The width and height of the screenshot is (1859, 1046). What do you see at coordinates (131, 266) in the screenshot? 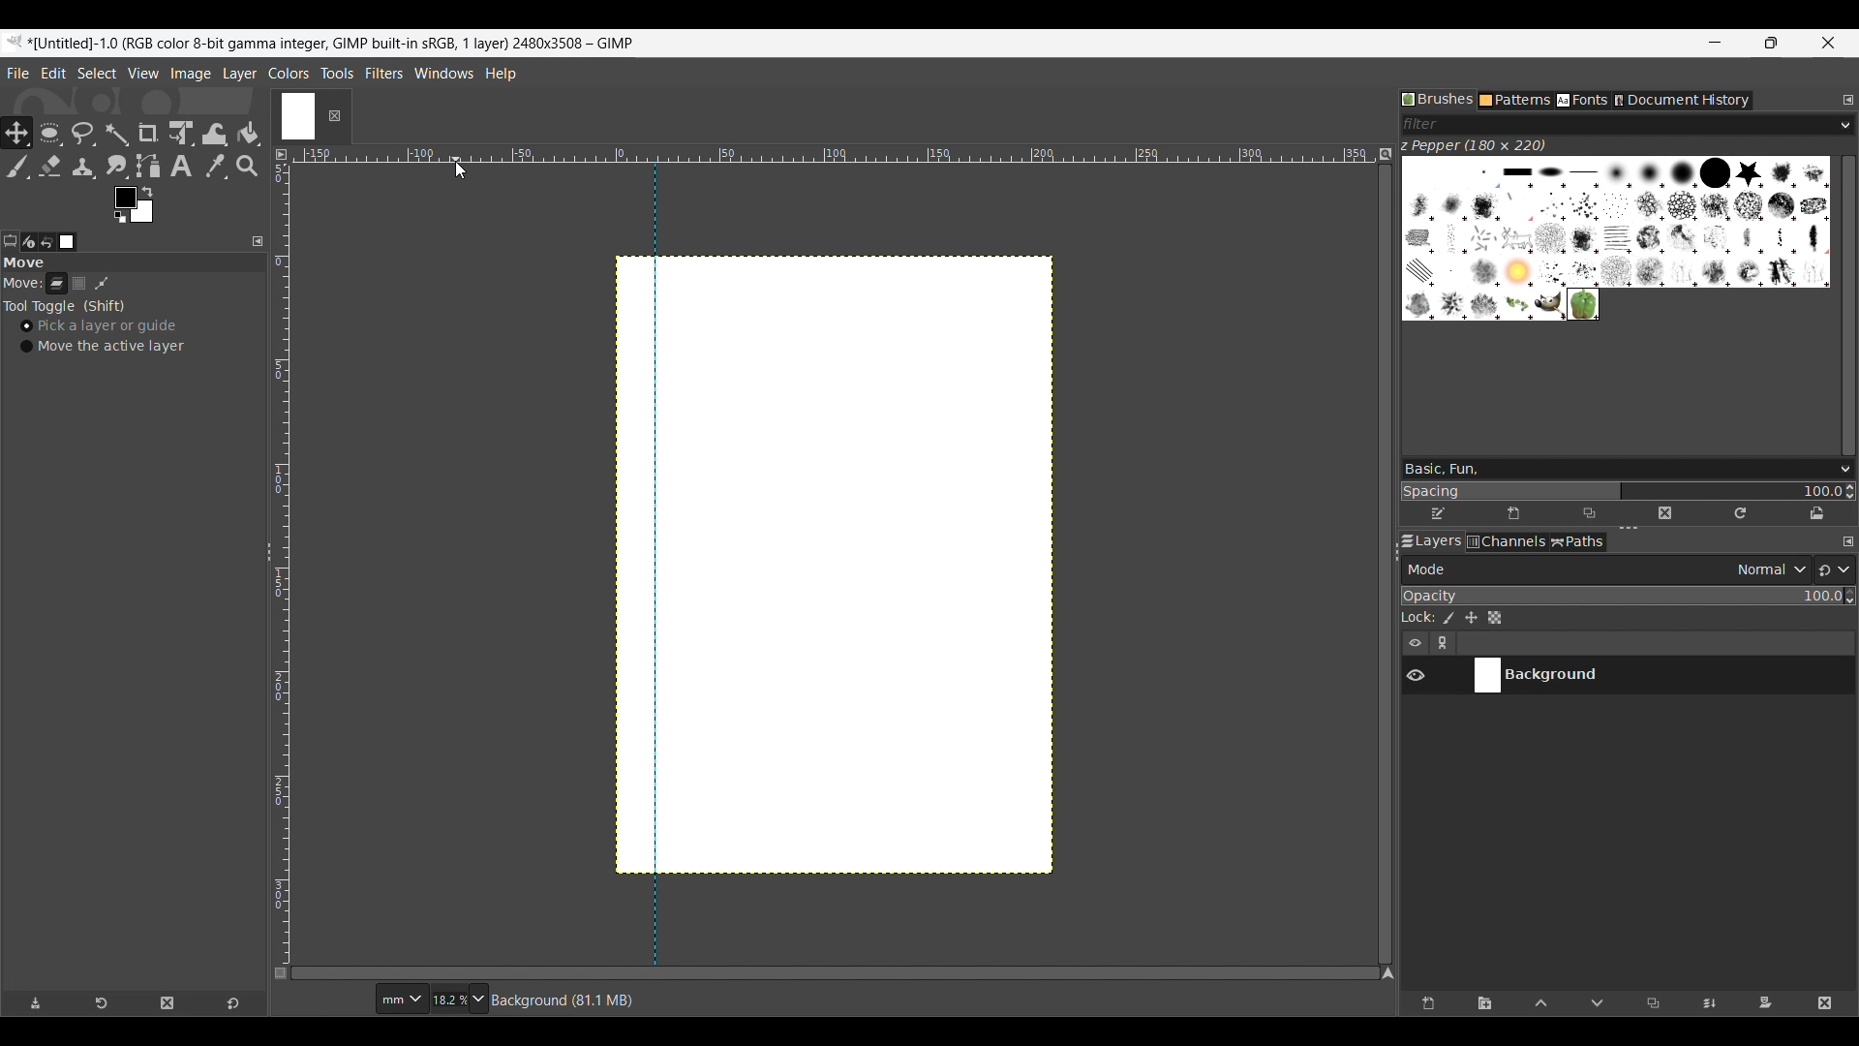
I see `Section title` at bounding box center [131, 266].